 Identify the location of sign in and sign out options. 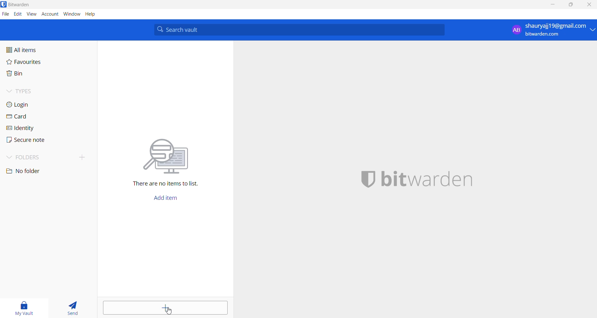
(551, 30).